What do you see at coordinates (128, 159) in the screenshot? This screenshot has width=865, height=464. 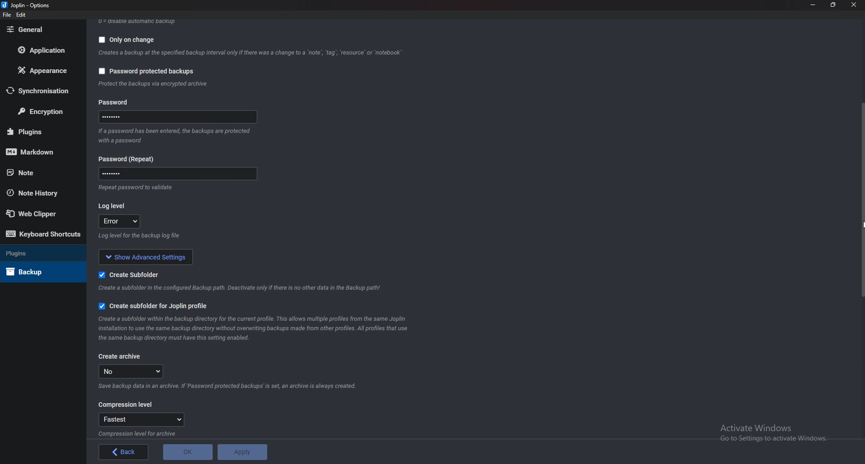 I see `Password` at bounding box center [128, 159].